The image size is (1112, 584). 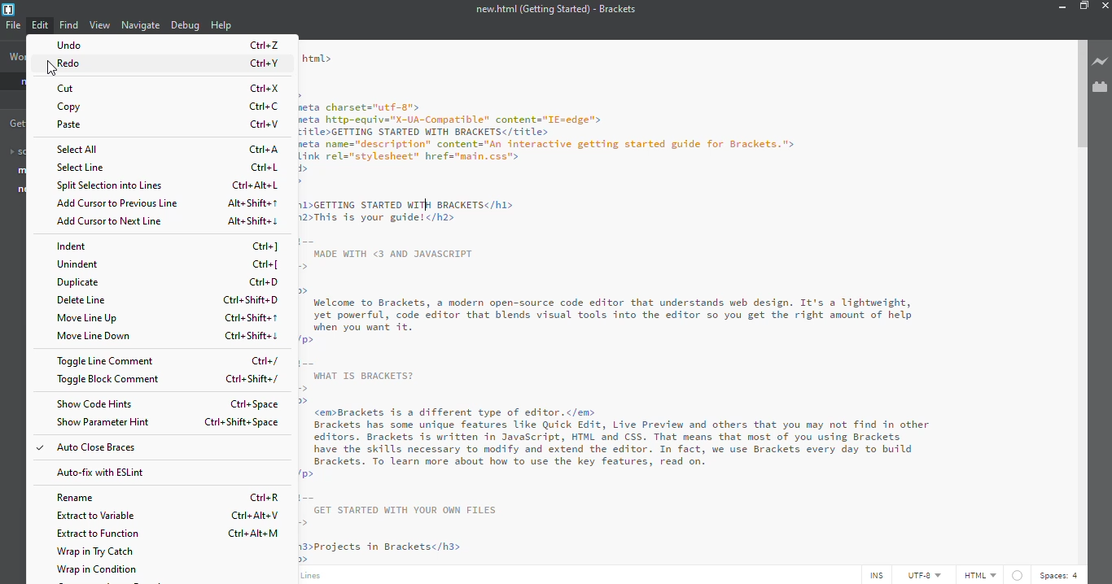 I want to click on ctrl+z, so click(x=266, y=45).